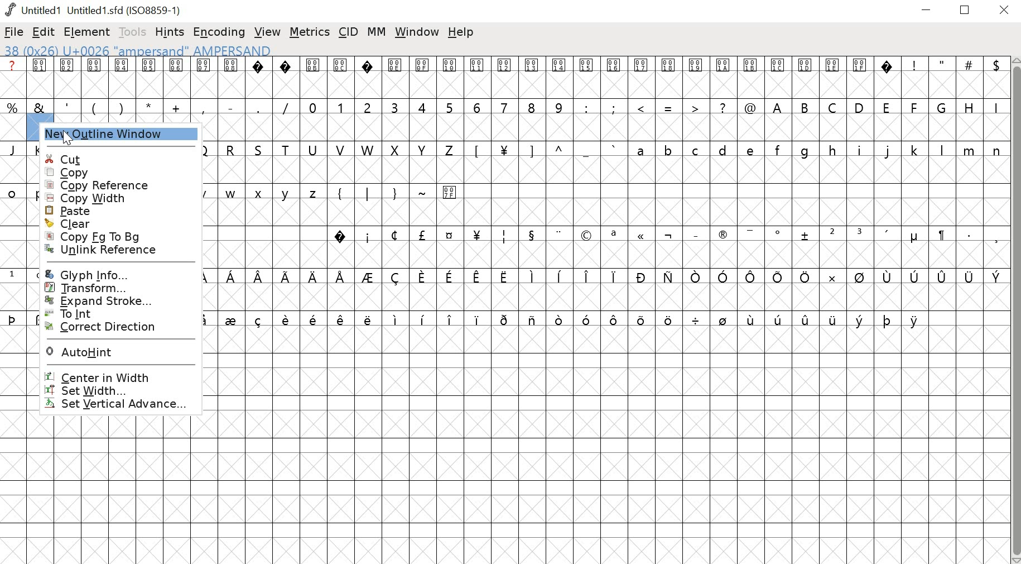 The width and height of the screenshot is (1021, 564). What do you see at coordinates (834, 107) in the screenshot?
I see `C` at bounding box center [834, 107].